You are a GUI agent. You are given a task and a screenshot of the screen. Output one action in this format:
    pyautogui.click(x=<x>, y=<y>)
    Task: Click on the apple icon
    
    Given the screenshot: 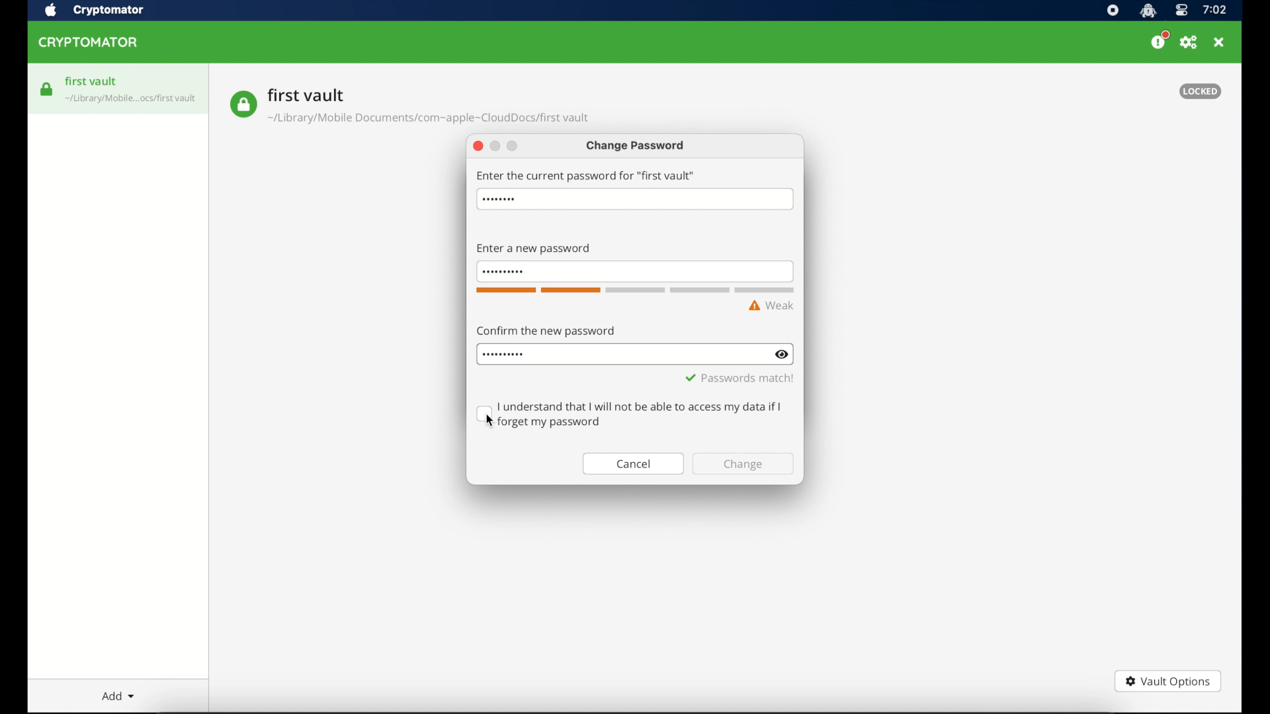 What is the action you would take?
    pyautogui.click(x=50, y=11)
    